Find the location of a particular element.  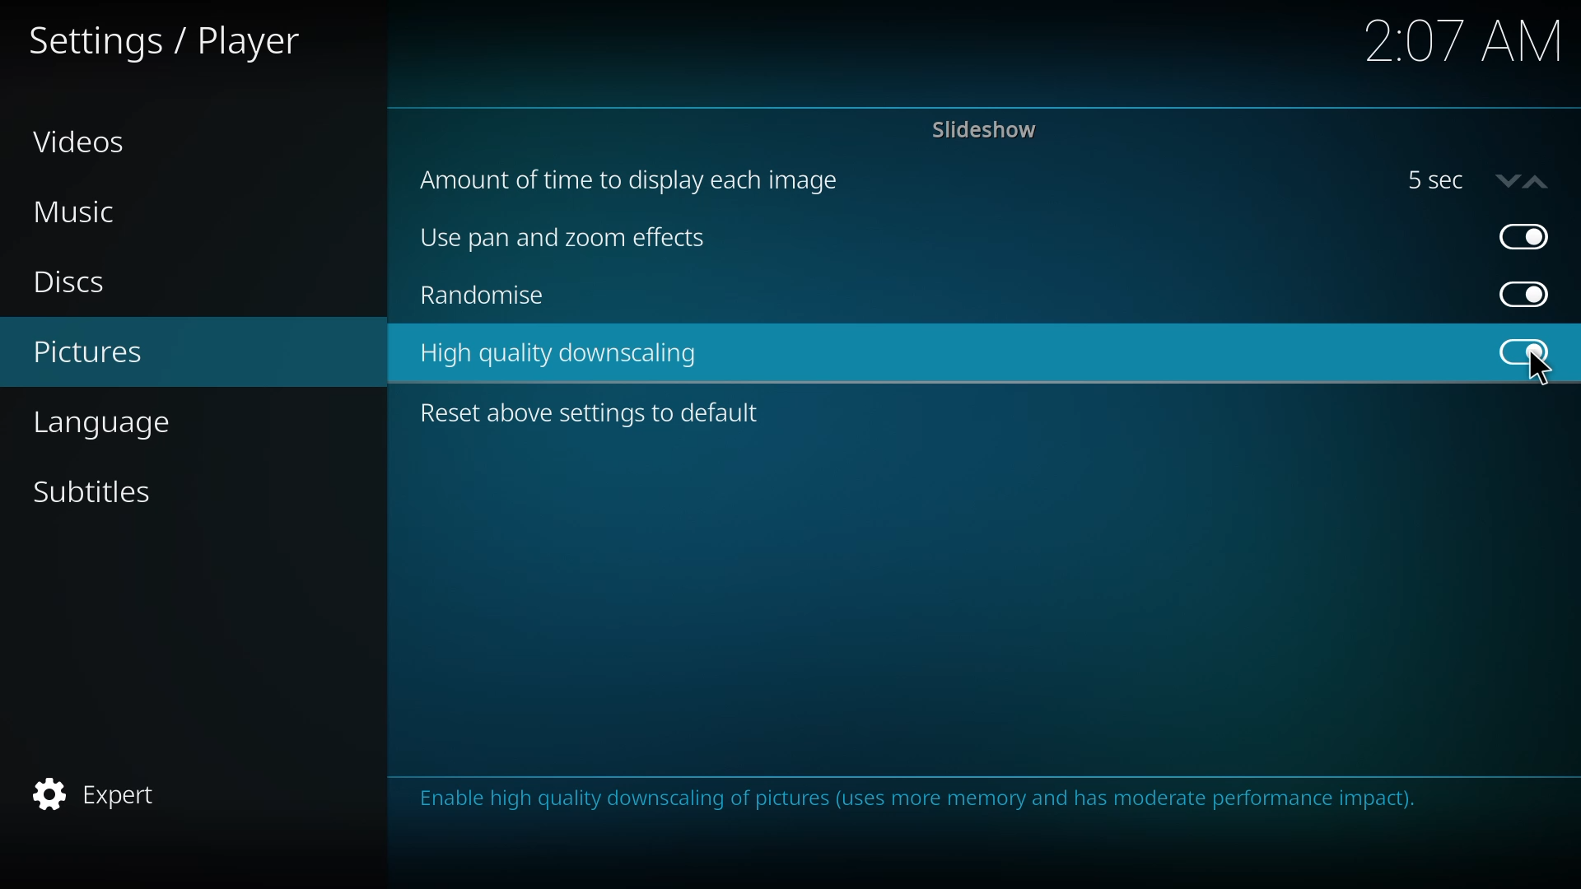

click to enable is located at coordinates (1523, 351).